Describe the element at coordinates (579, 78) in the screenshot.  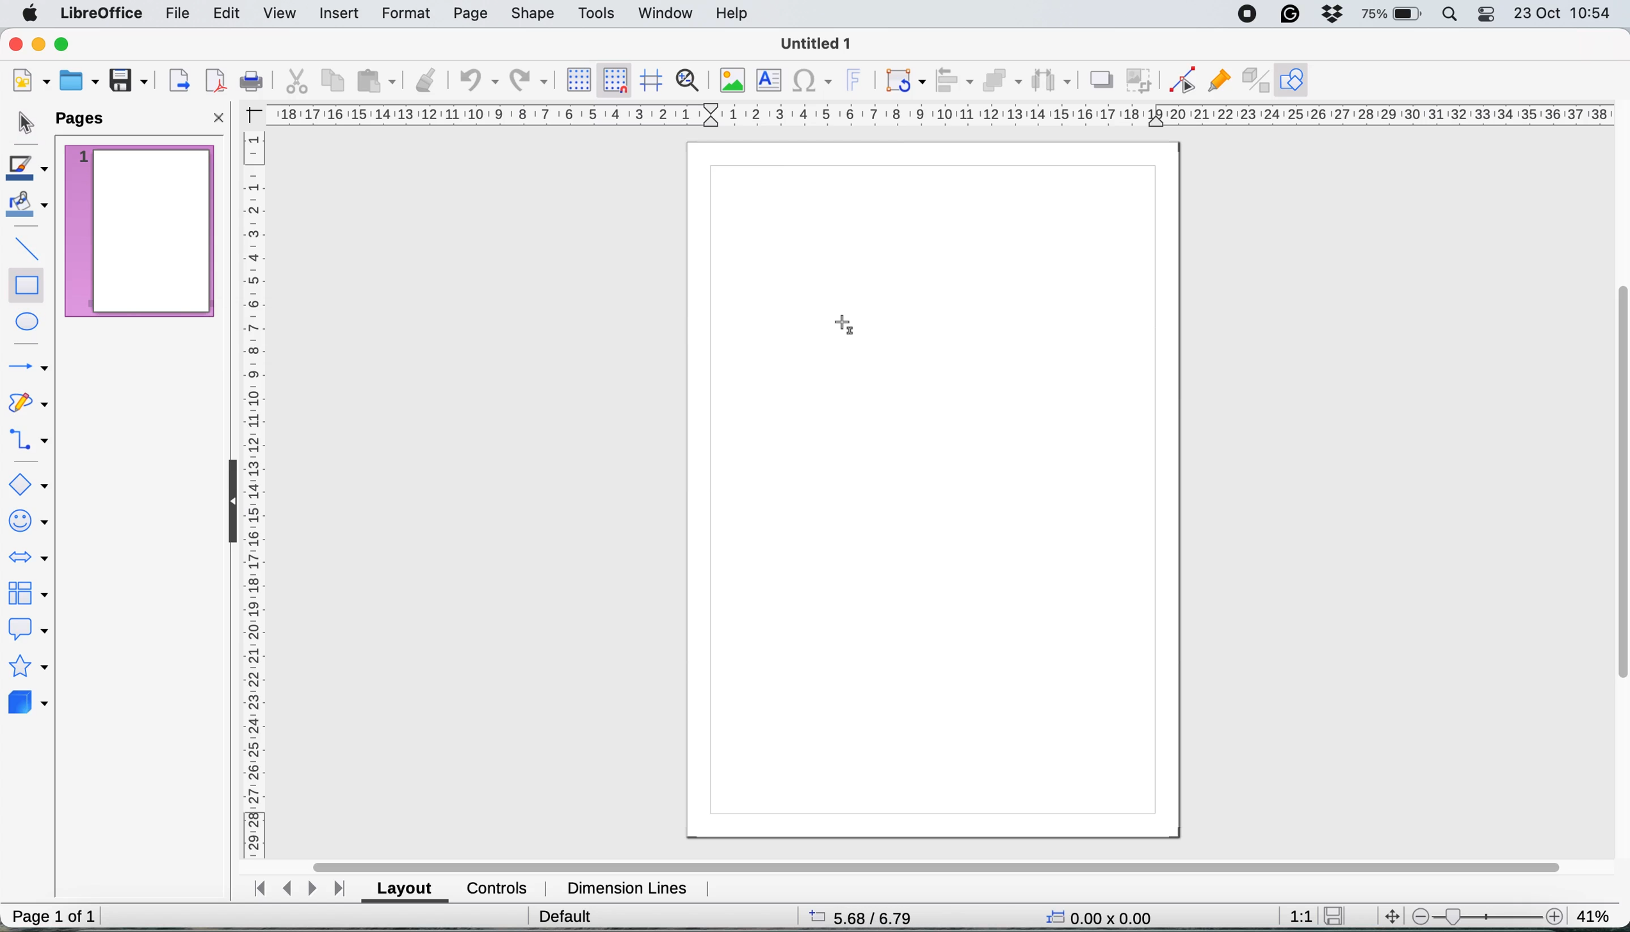
I see `display grid` at that location.